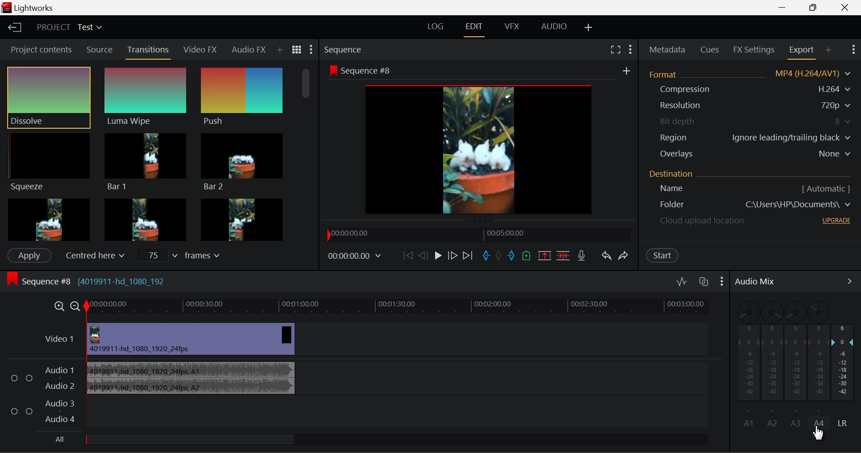  Describe the element at coordinates (304, 153) in the screenshot. I see `Scroll Bar` at that location.